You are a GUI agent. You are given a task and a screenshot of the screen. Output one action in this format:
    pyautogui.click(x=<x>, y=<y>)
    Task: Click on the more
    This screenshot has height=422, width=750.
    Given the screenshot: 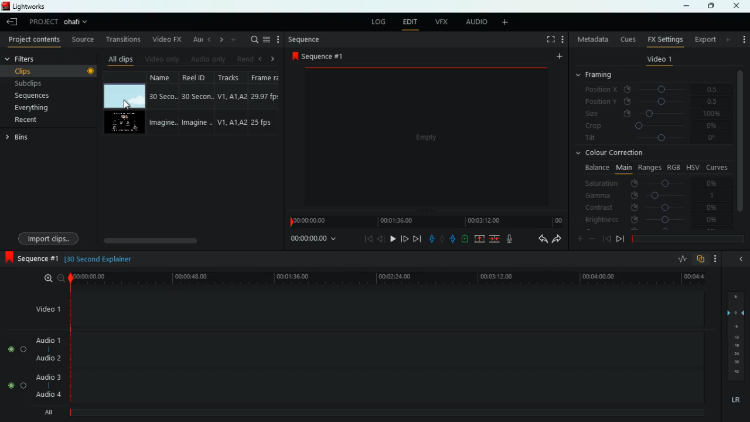 What is the action you would take?
    pyautogui.click(x=557, y=58)
    